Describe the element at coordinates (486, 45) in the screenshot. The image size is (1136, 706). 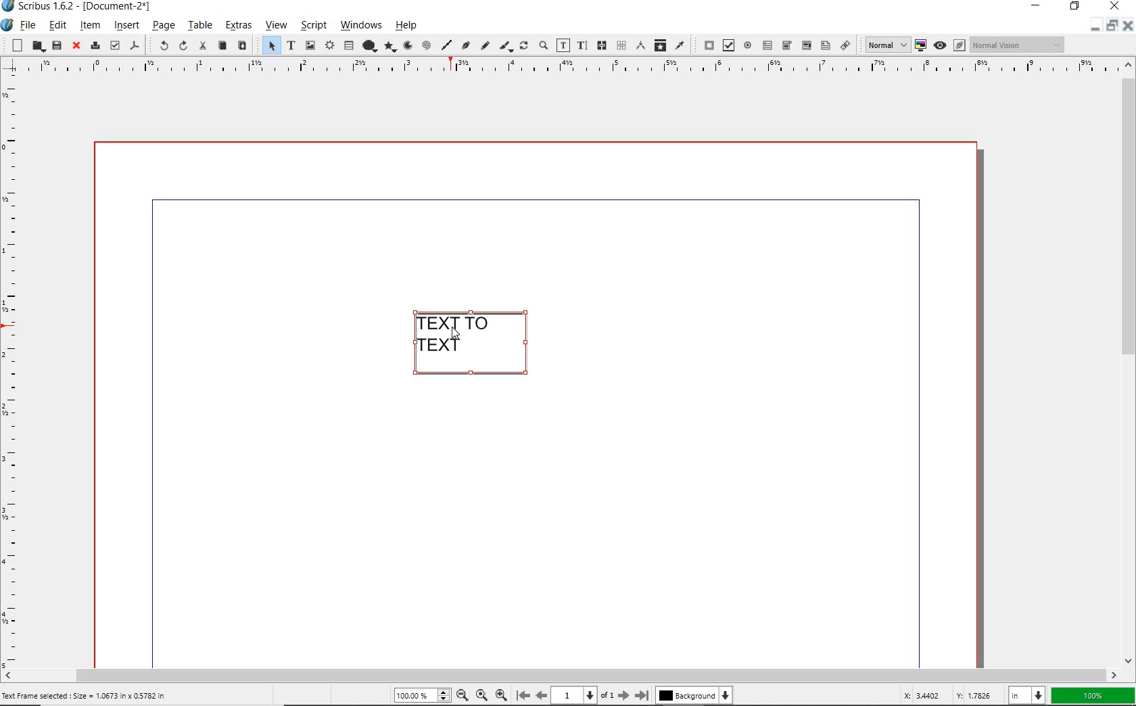
I see `freehand line` at that location.